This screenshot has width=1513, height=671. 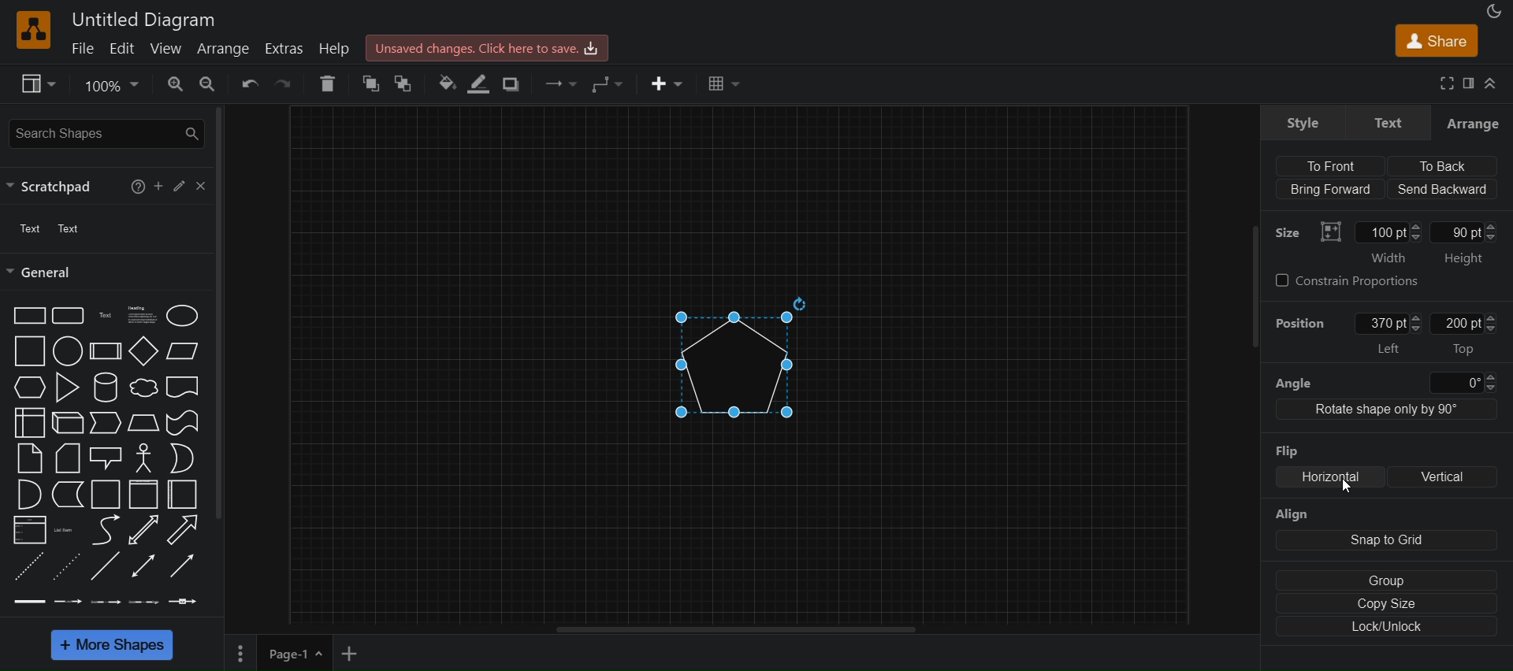 I want to click on Container, so click(x=106, y=495).